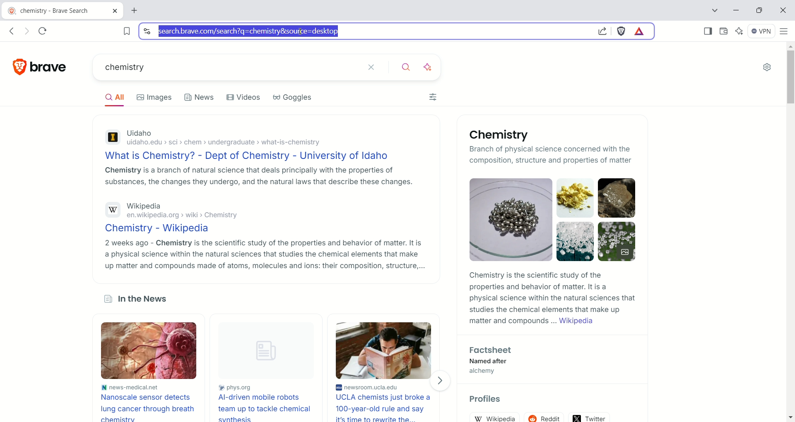  Describe the element at coordinates (768, 67) in the screenshot. I see `settings` at that location.